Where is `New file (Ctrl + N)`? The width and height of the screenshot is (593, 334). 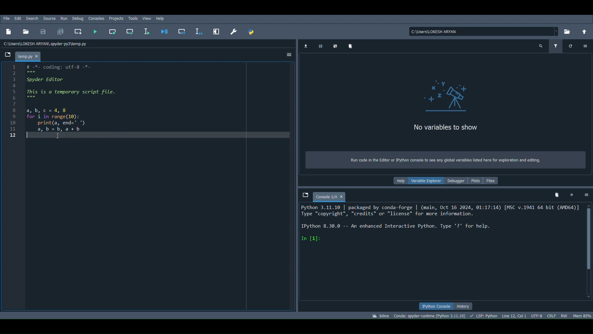 New file (Ctrl + N) is located at coordinates (9, 32).